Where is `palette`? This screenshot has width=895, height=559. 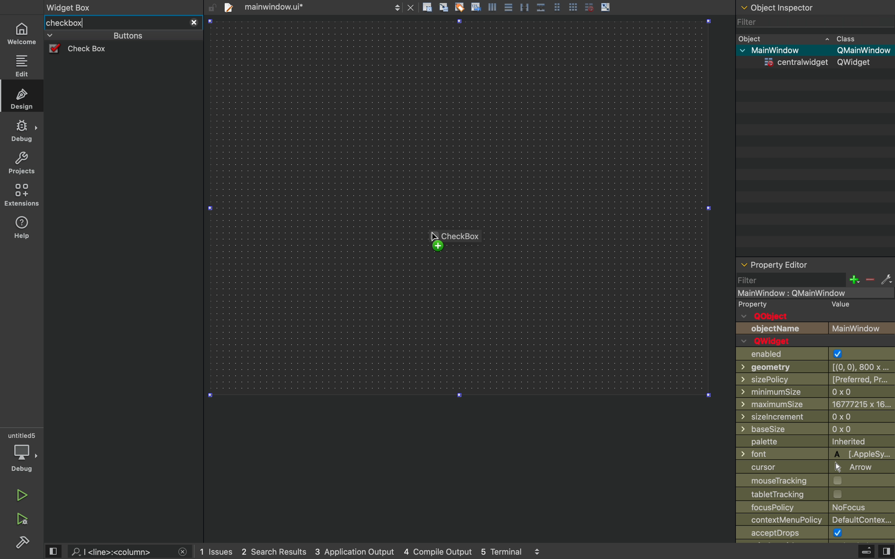 palette is located at coordinates (814, 443).